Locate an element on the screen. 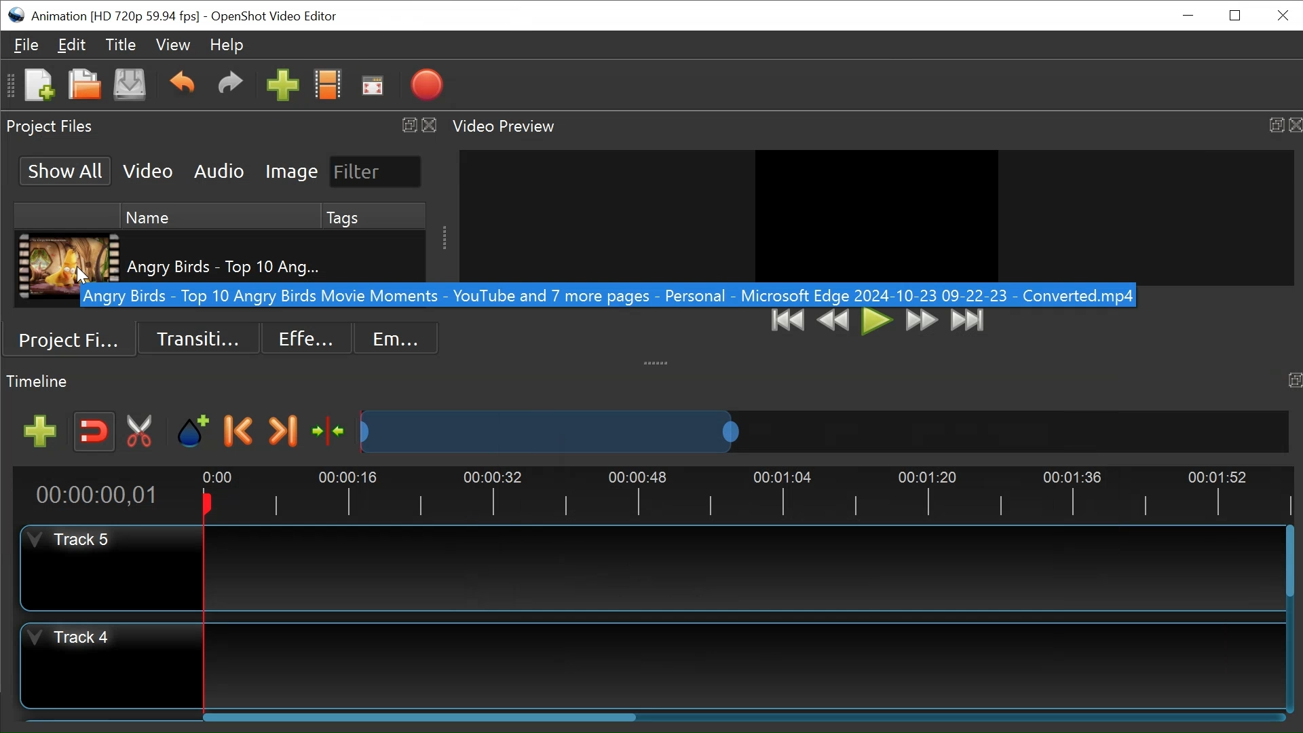 This screenshot has height=733, width=1303. Filter is located at coordinates (376, 172).